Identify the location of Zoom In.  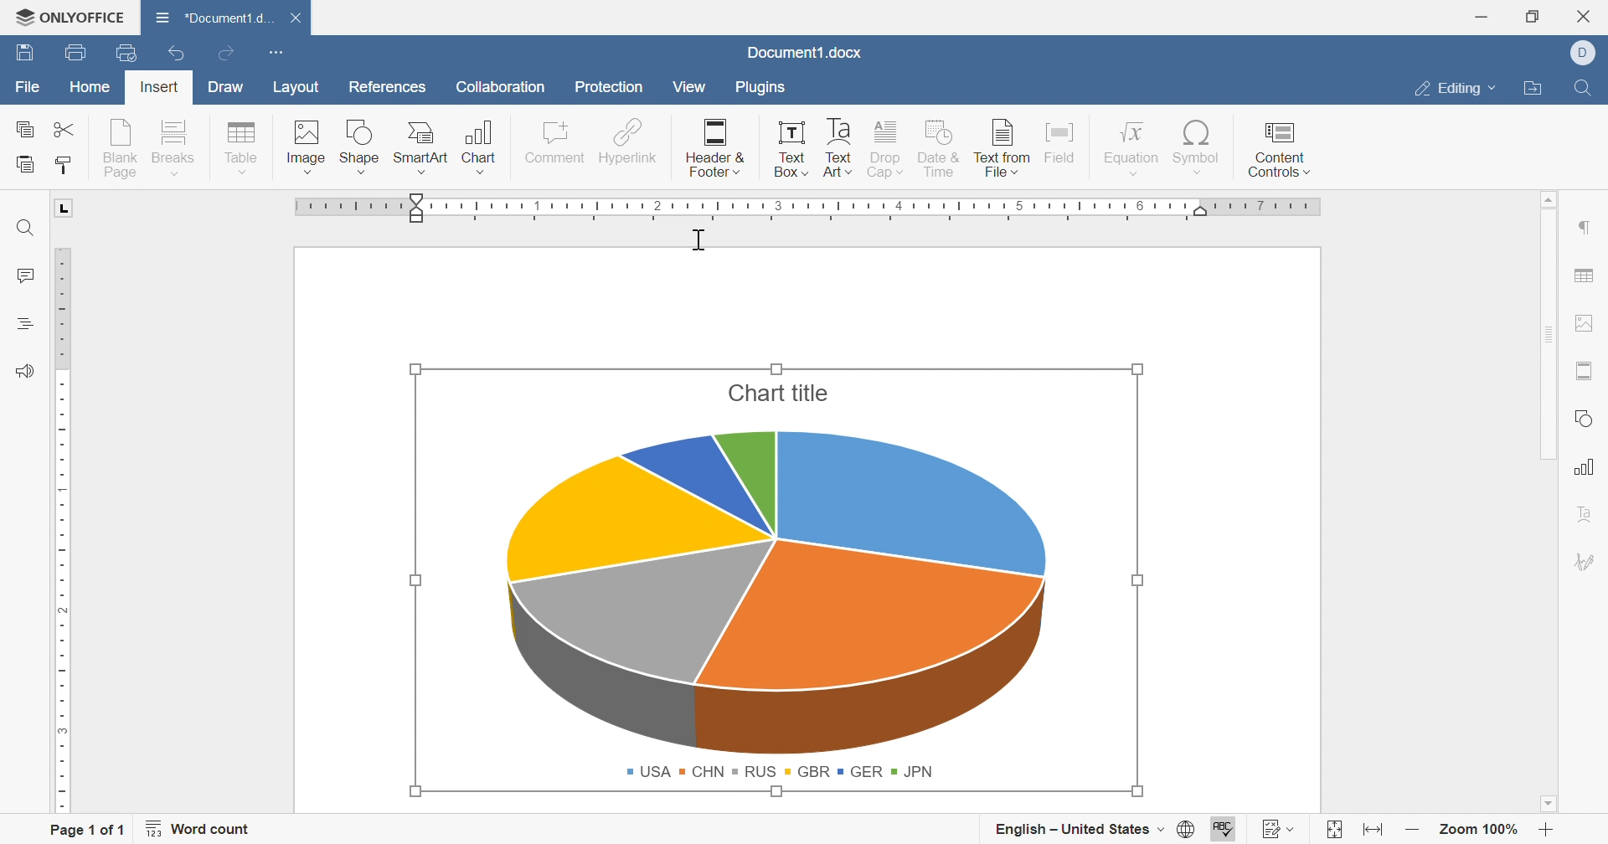
(1548, 828).